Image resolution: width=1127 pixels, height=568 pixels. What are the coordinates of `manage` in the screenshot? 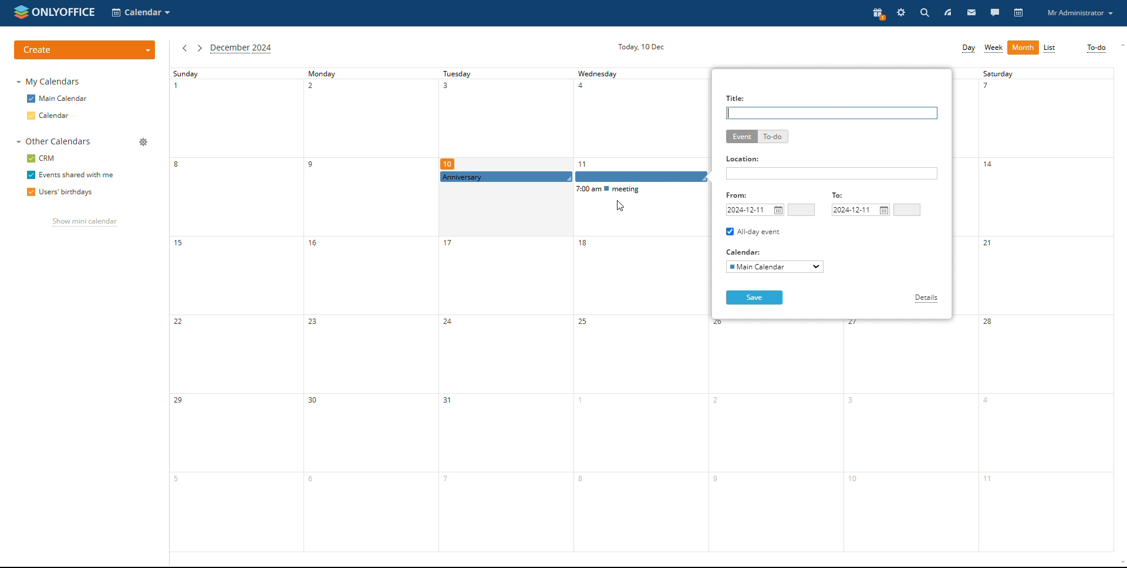 It's located at (143, 142).